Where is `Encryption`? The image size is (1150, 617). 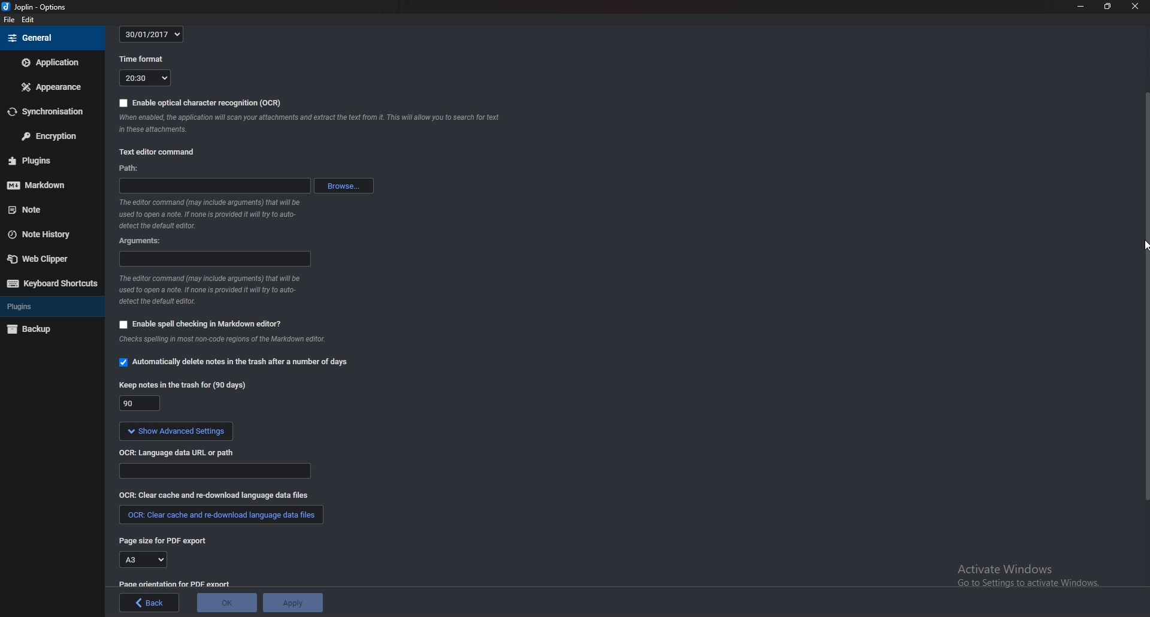 Encryption is located at coordinates (50, 135).